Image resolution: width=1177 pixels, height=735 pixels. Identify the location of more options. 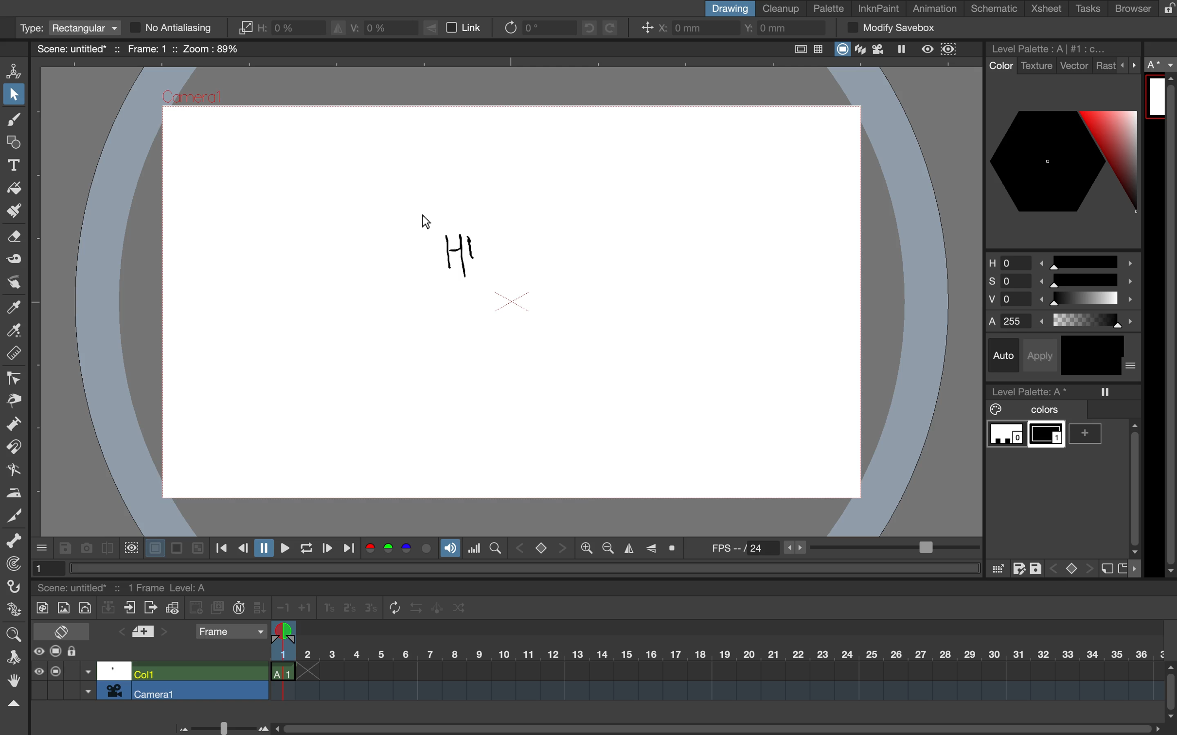
(1129, 65).